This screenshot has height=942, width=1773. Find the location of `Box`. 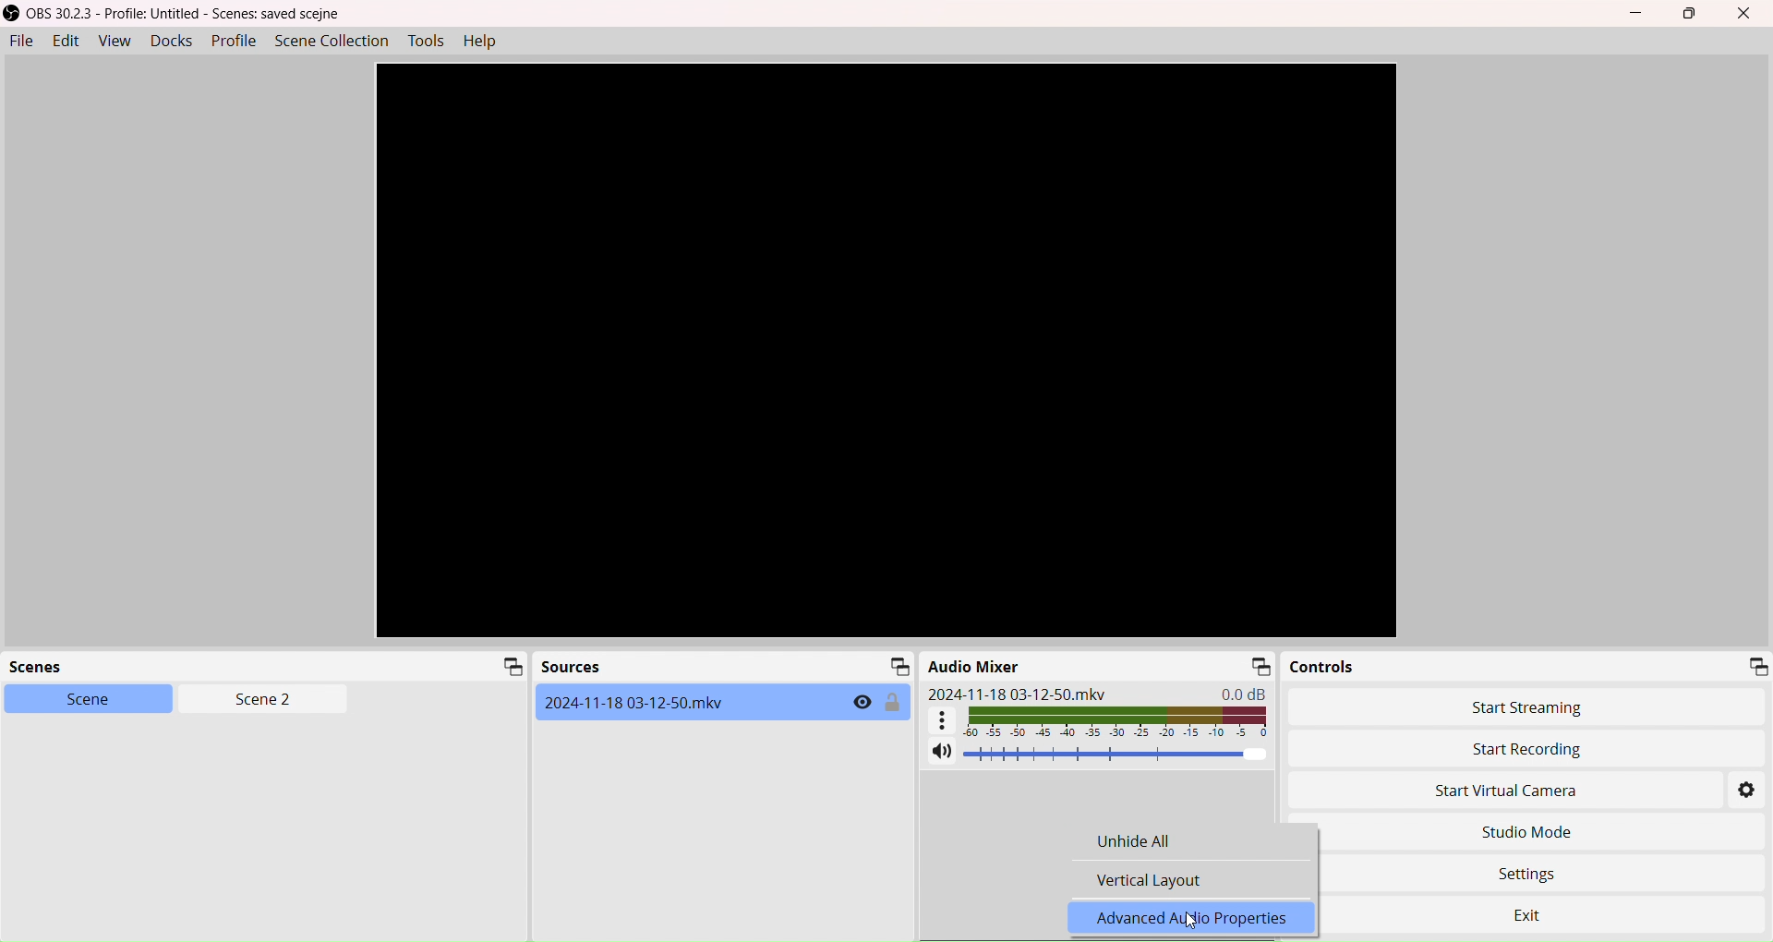

Box is located at coordinates (1694, 14).